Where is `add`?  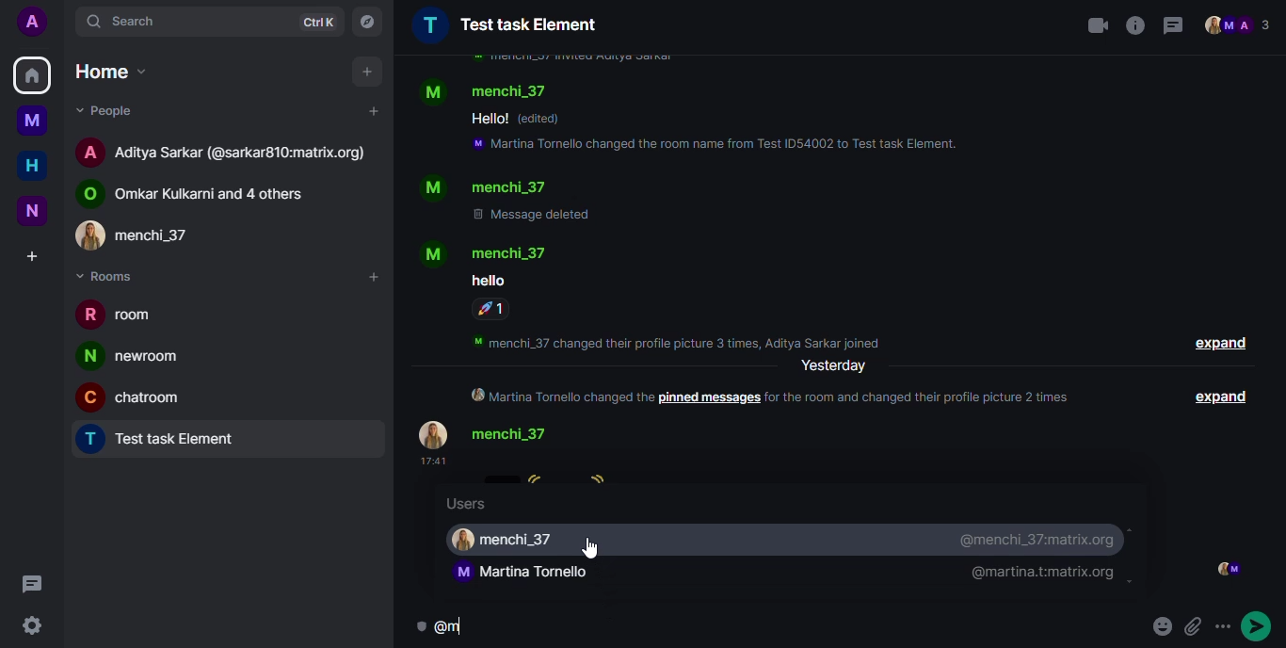
add is located at coordinates (368, 72).